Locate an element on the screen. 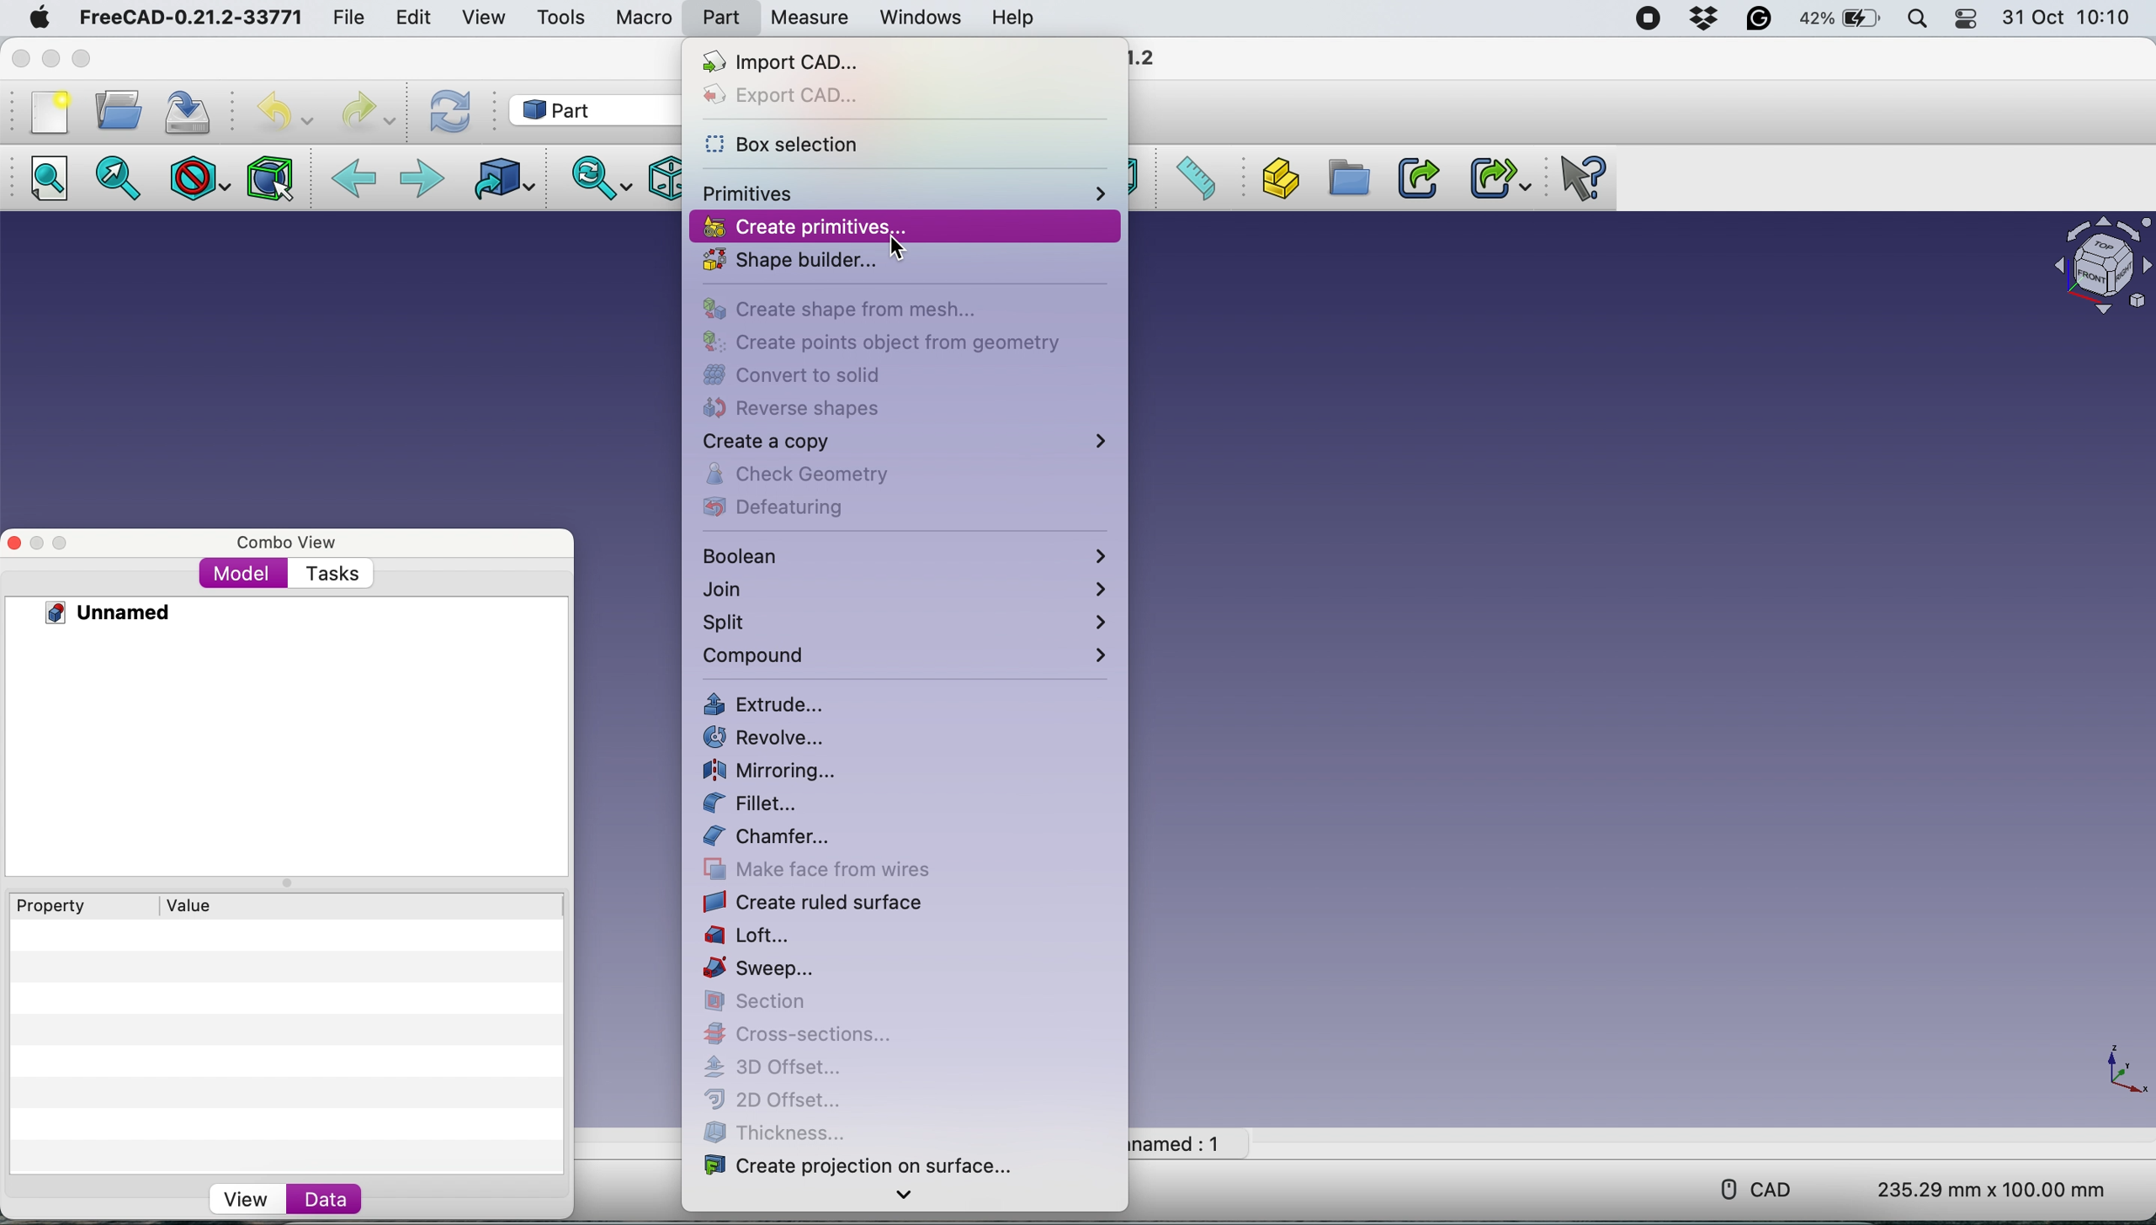 The height and width of the screenshot is (1225, 2156). Windows is located at coordinates (920, 19).